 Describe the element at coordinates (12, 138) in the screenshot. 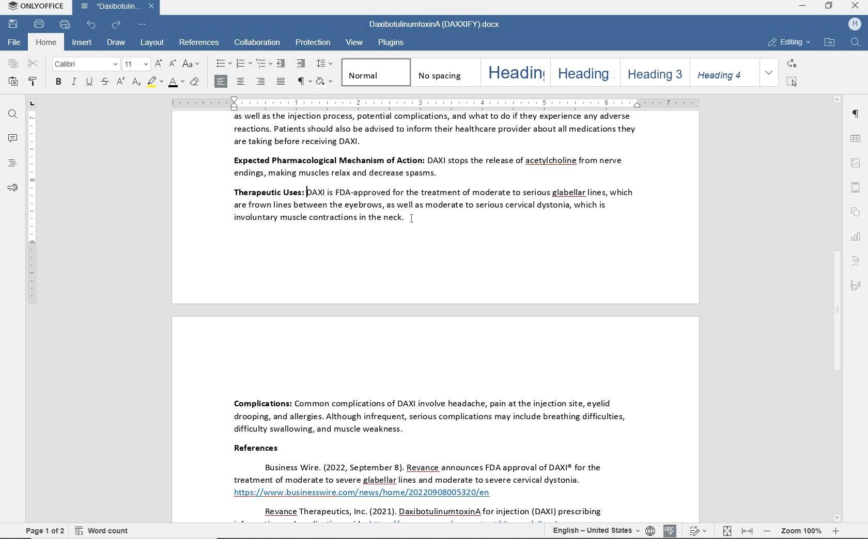

I see `comments` at that location.